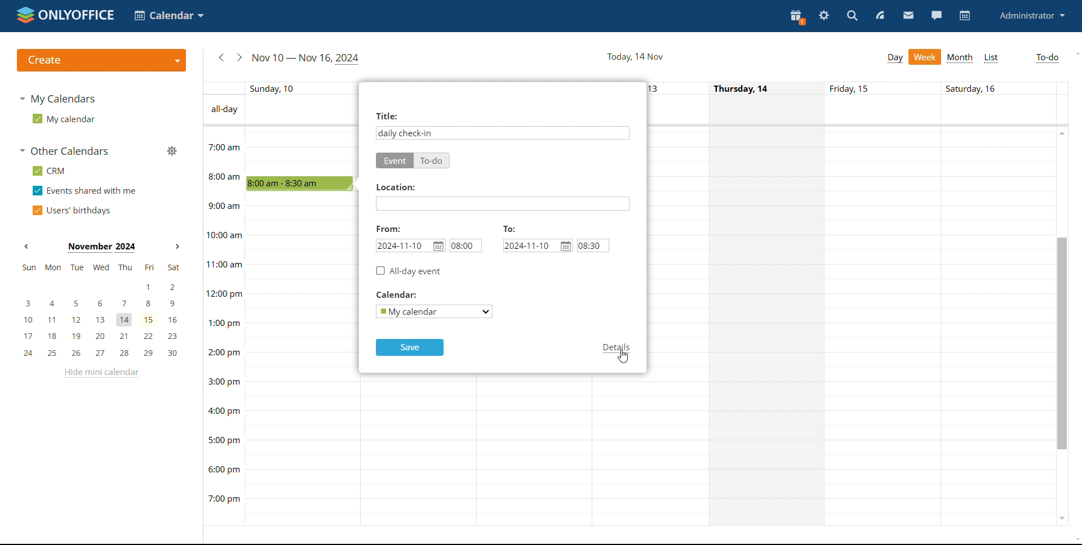 The image size is (1082, 545). What do you see at coordinates (634, 88) in the screenshot?
I see `indiviual date` at bounding box center [634, 88].